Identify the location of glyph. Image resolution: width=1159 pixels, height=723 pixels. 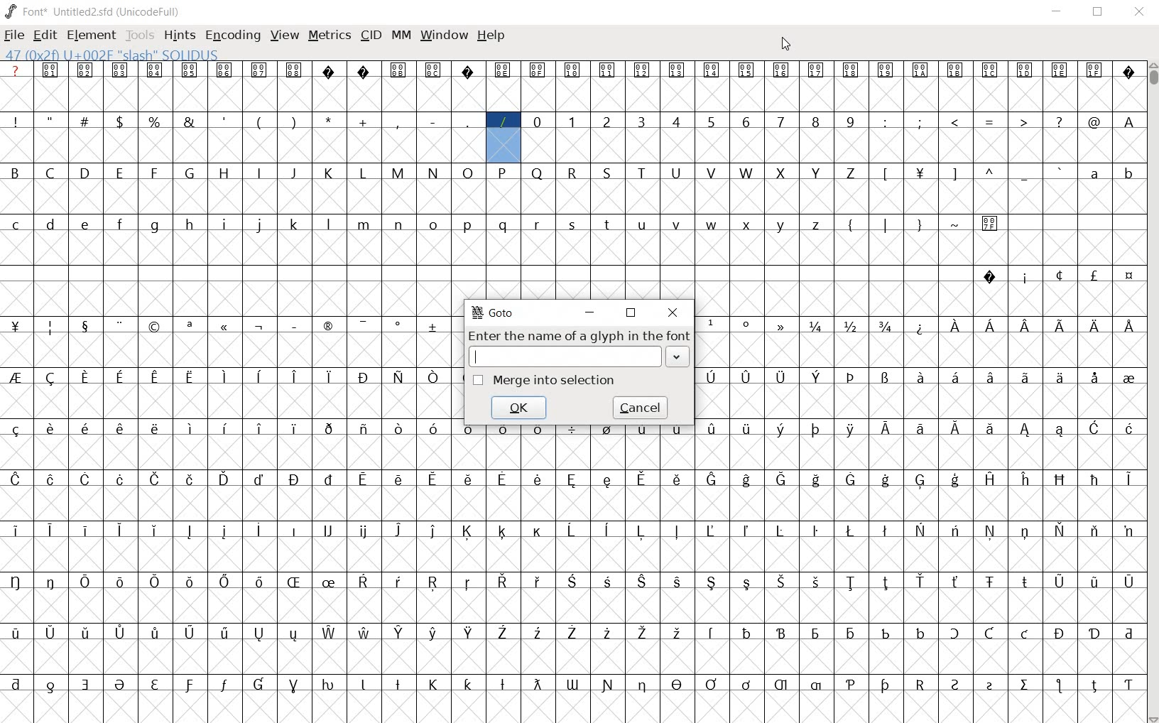
(260, 479).